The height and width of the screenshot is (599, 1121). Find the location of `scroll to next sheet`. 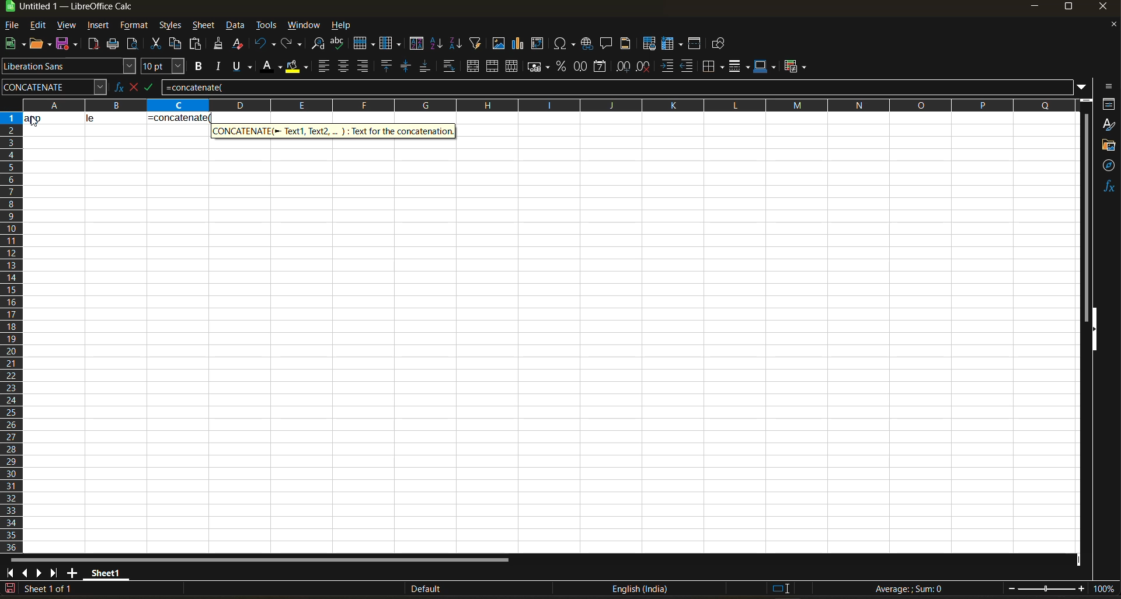

scroll to next sheet is located at coordinates (38, 573).